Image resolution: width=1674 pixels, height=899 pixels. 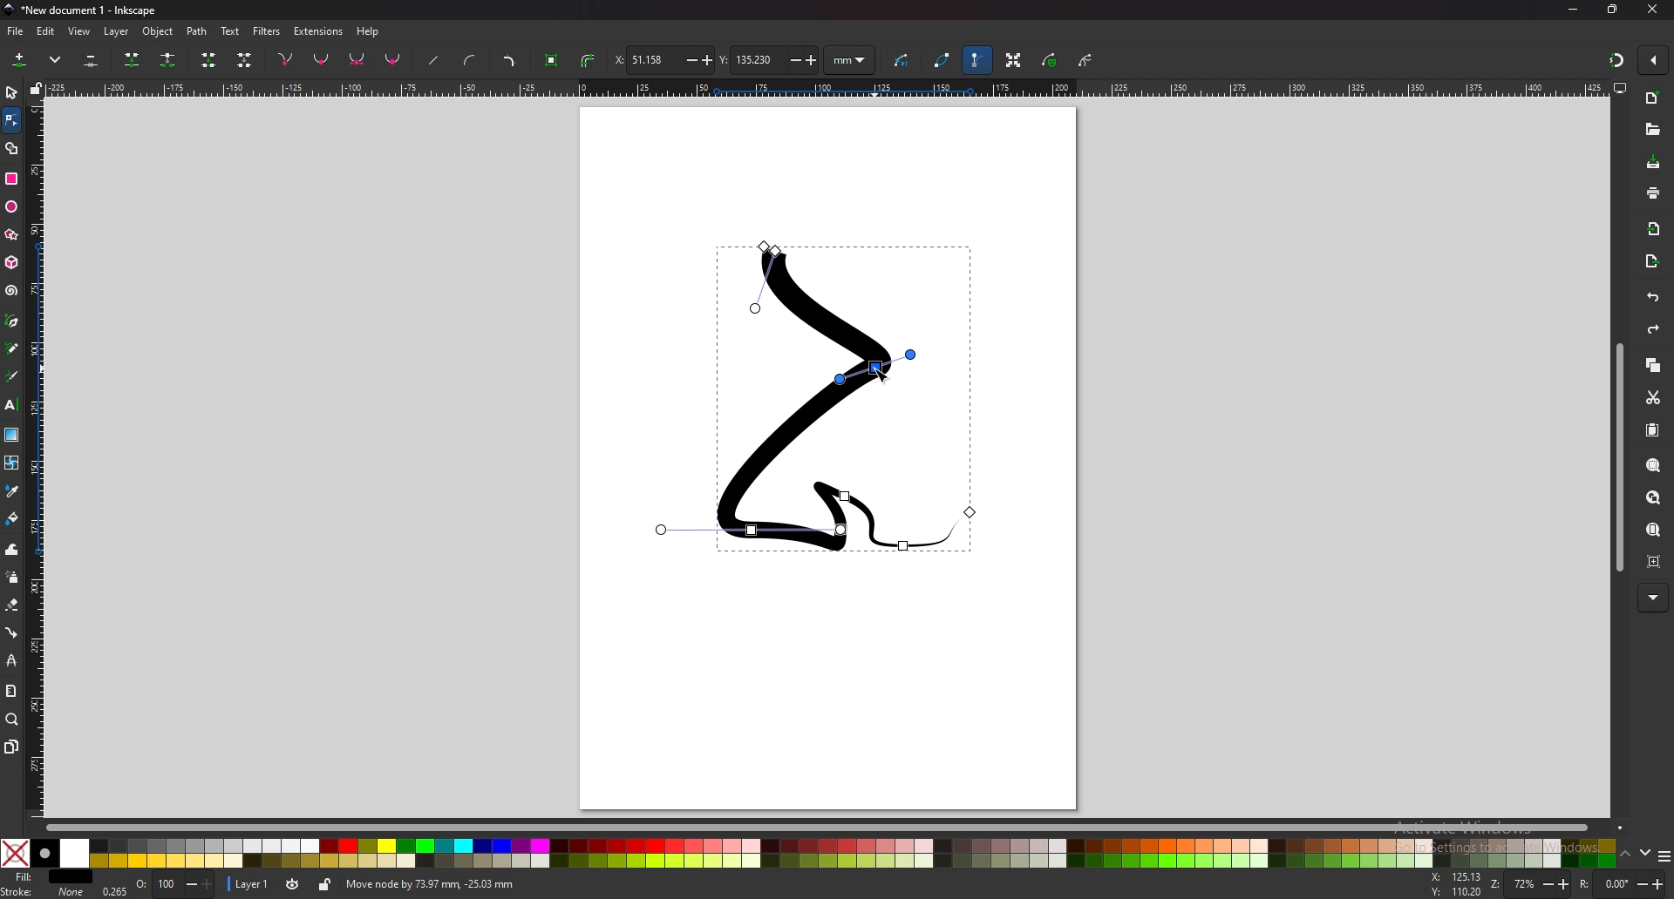 I want to click on join selected nodes, so click(x=133, y=58).